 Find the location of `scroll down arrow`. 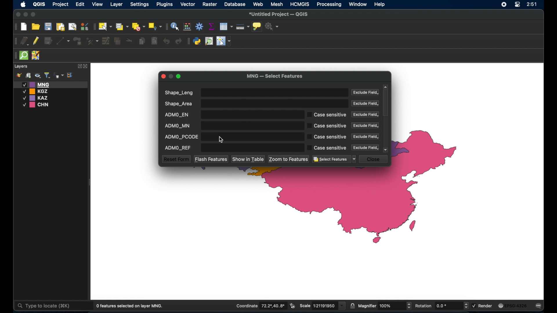

scroll down arrow is located at coordinates (386, 150).